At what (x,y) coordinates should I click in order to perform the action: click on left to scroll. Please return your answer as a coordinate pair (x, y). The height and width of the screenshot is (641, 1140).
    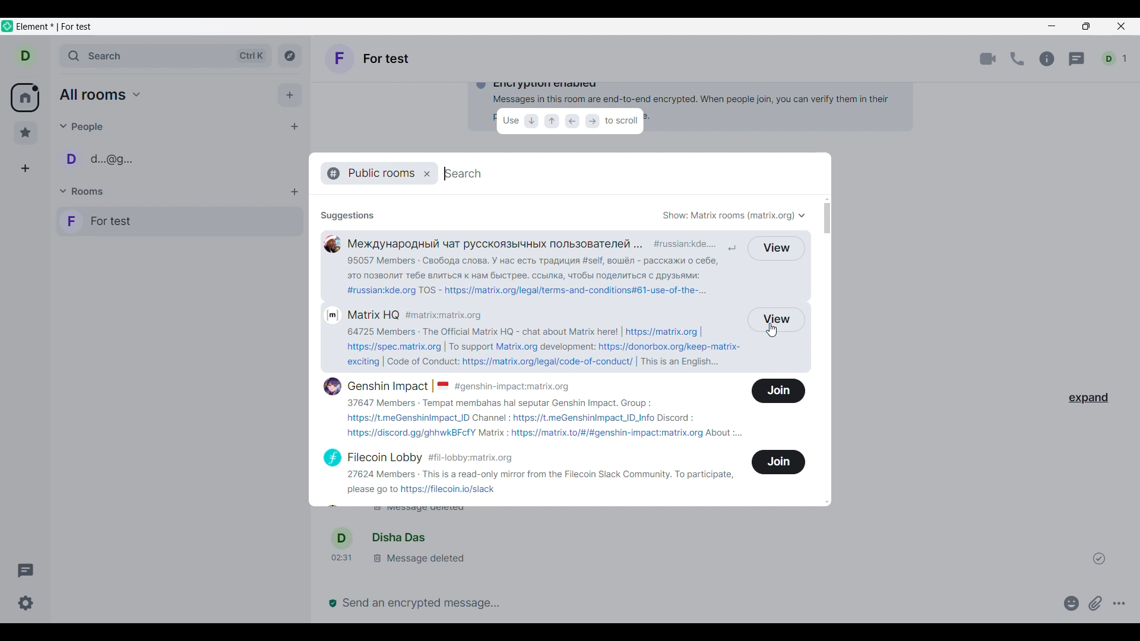
    Looking at the image, I should click on (571, 122).